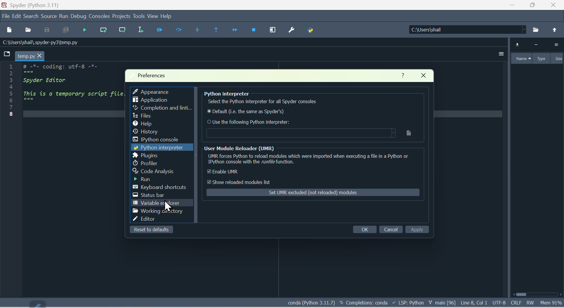 This screenshot has width=564, height=308. I want to click on Status bar, so click(146, 195).